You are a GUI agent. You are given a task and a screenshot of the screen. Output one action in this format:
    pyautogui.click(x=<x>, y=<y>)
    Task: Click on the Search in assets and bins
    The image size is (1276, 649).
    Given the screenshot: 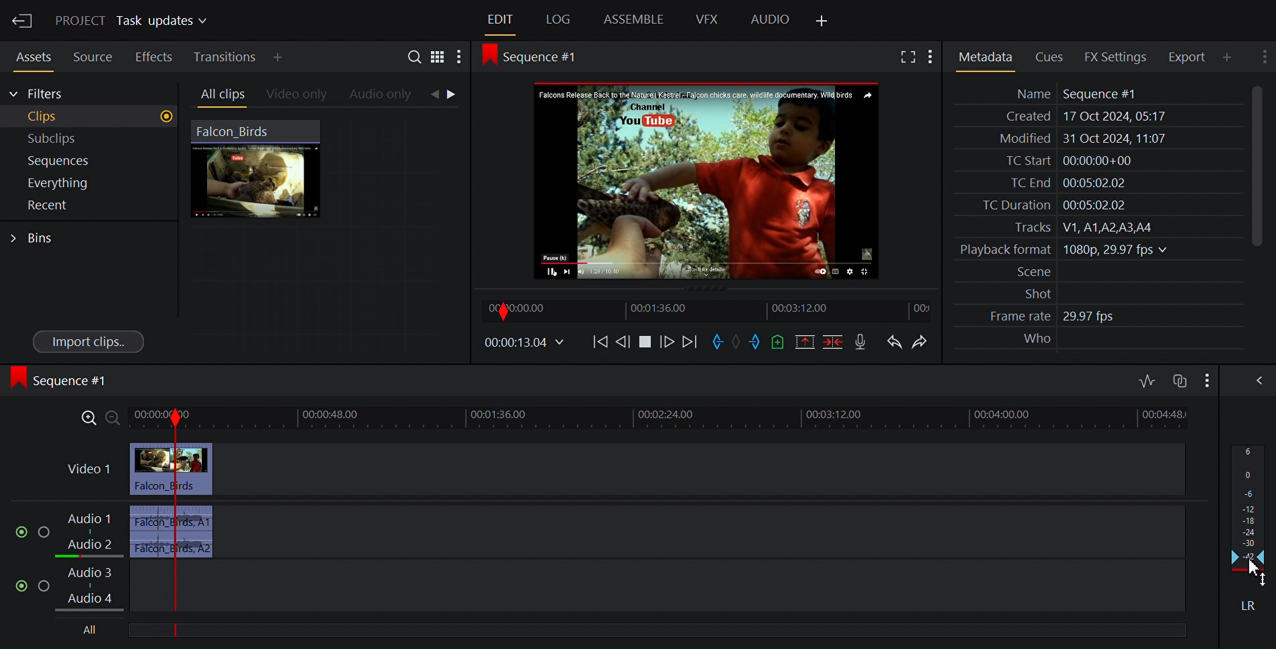 What is the action you would take?
    pyautogui.click(x=413, y=55)
    